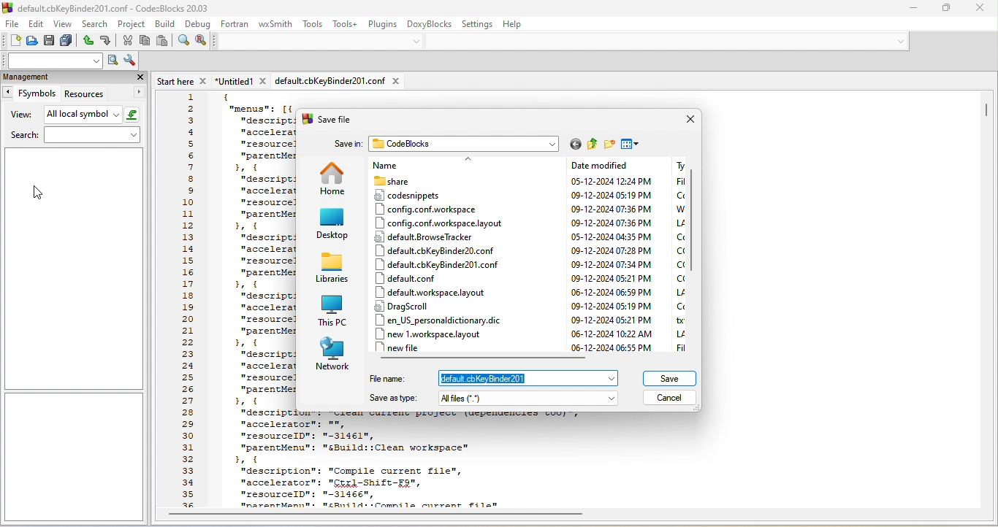 The width and height of the screenshot is (998, 527). I want to click on line numbering, so click(189, 301).